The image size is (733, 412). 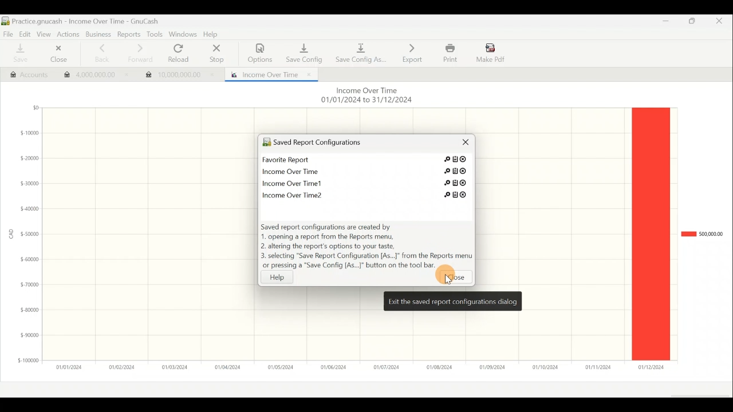 I want to click on Report 4, so click(x=362, y=193).